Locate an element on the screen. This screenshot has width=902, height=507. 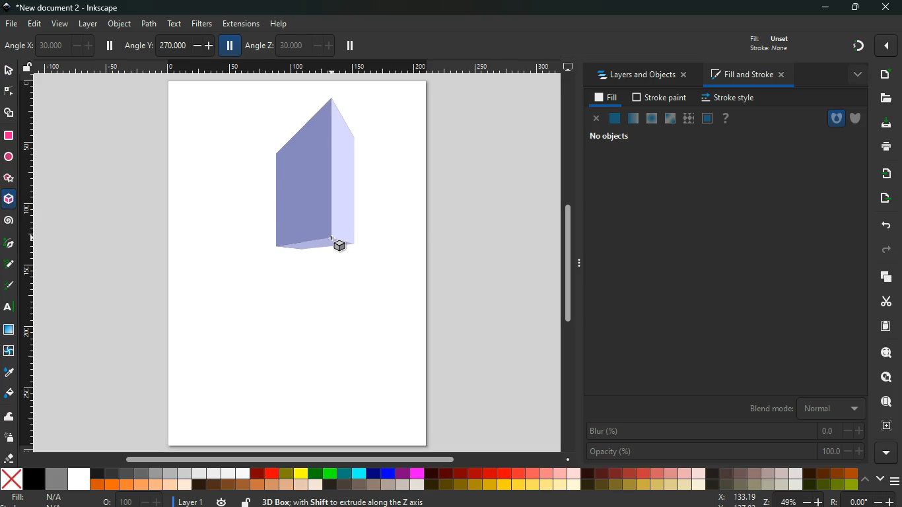
pause is located at coordinates (110, 46).